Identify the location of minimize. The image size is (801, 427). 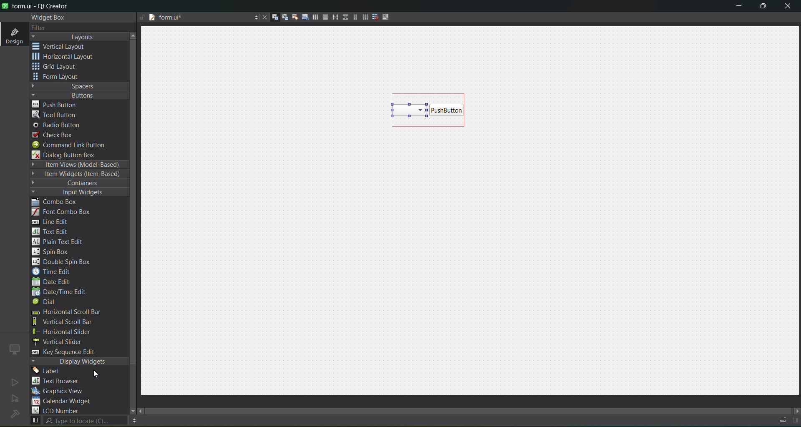
(739, 8).